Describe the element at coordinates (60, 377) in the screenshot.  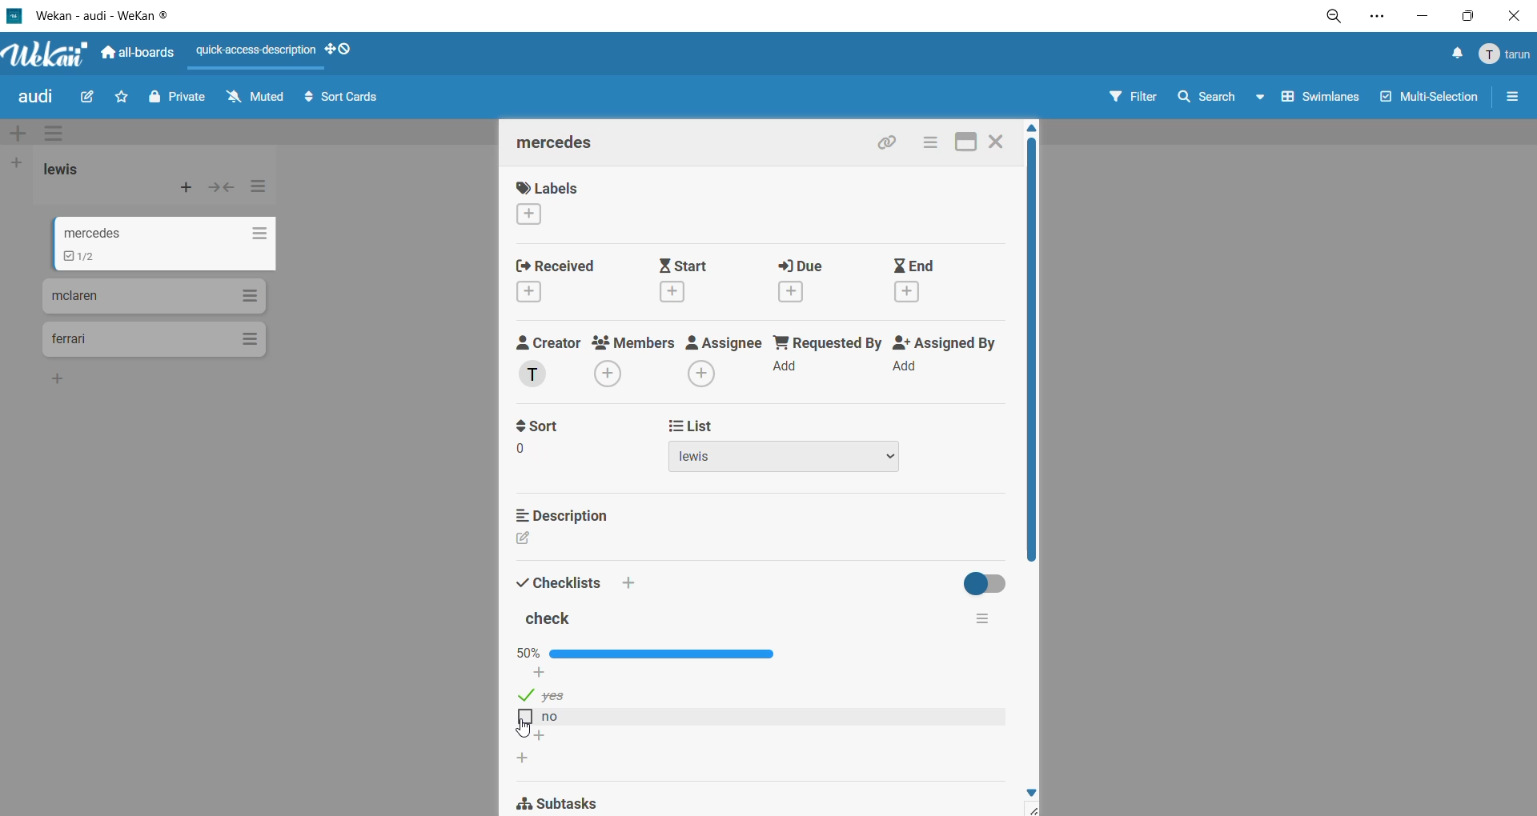
I see `add` at that location.